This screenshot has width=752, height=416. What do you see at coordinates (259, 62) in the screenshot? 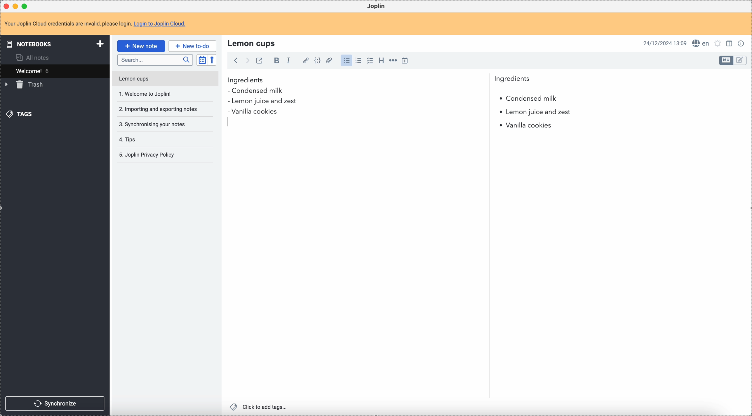
I see `toggle external editing` at bounding box center [259, 62].